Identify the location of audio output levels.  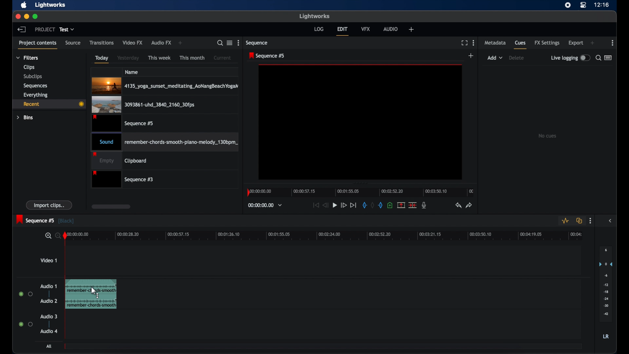
(605, 283).